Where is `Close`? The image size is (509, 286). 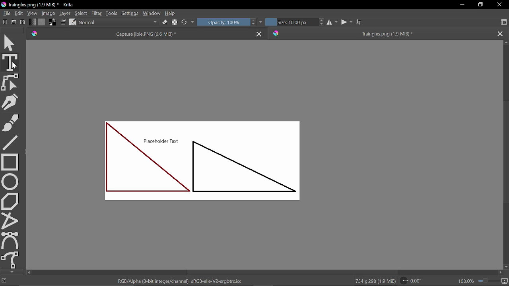 Close is located at coordinates (499, 4).